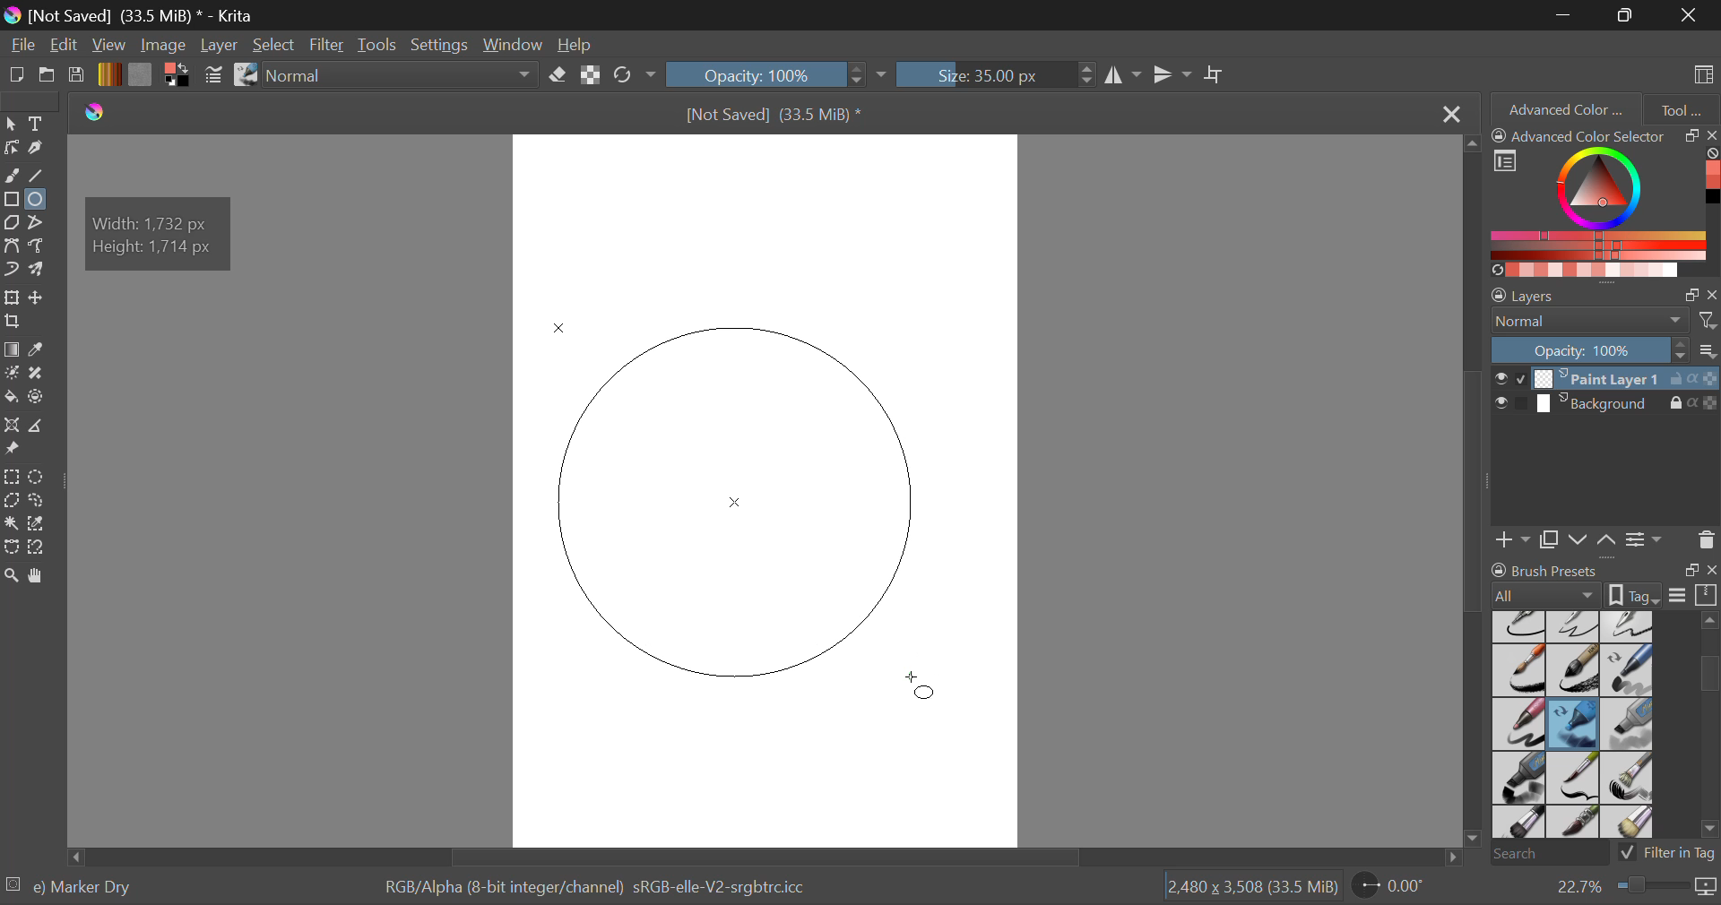  Describe the element at coordinates (176, 75) in the screenshot. I see `Colors in Use` at that location.